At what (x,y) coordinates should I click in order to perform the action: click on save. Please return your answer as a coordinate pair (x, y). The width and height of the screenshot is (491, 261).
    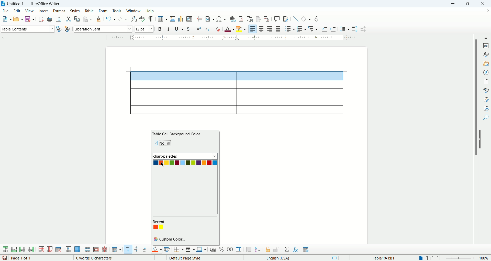
    Looking at the image, I should click on (5, 258).